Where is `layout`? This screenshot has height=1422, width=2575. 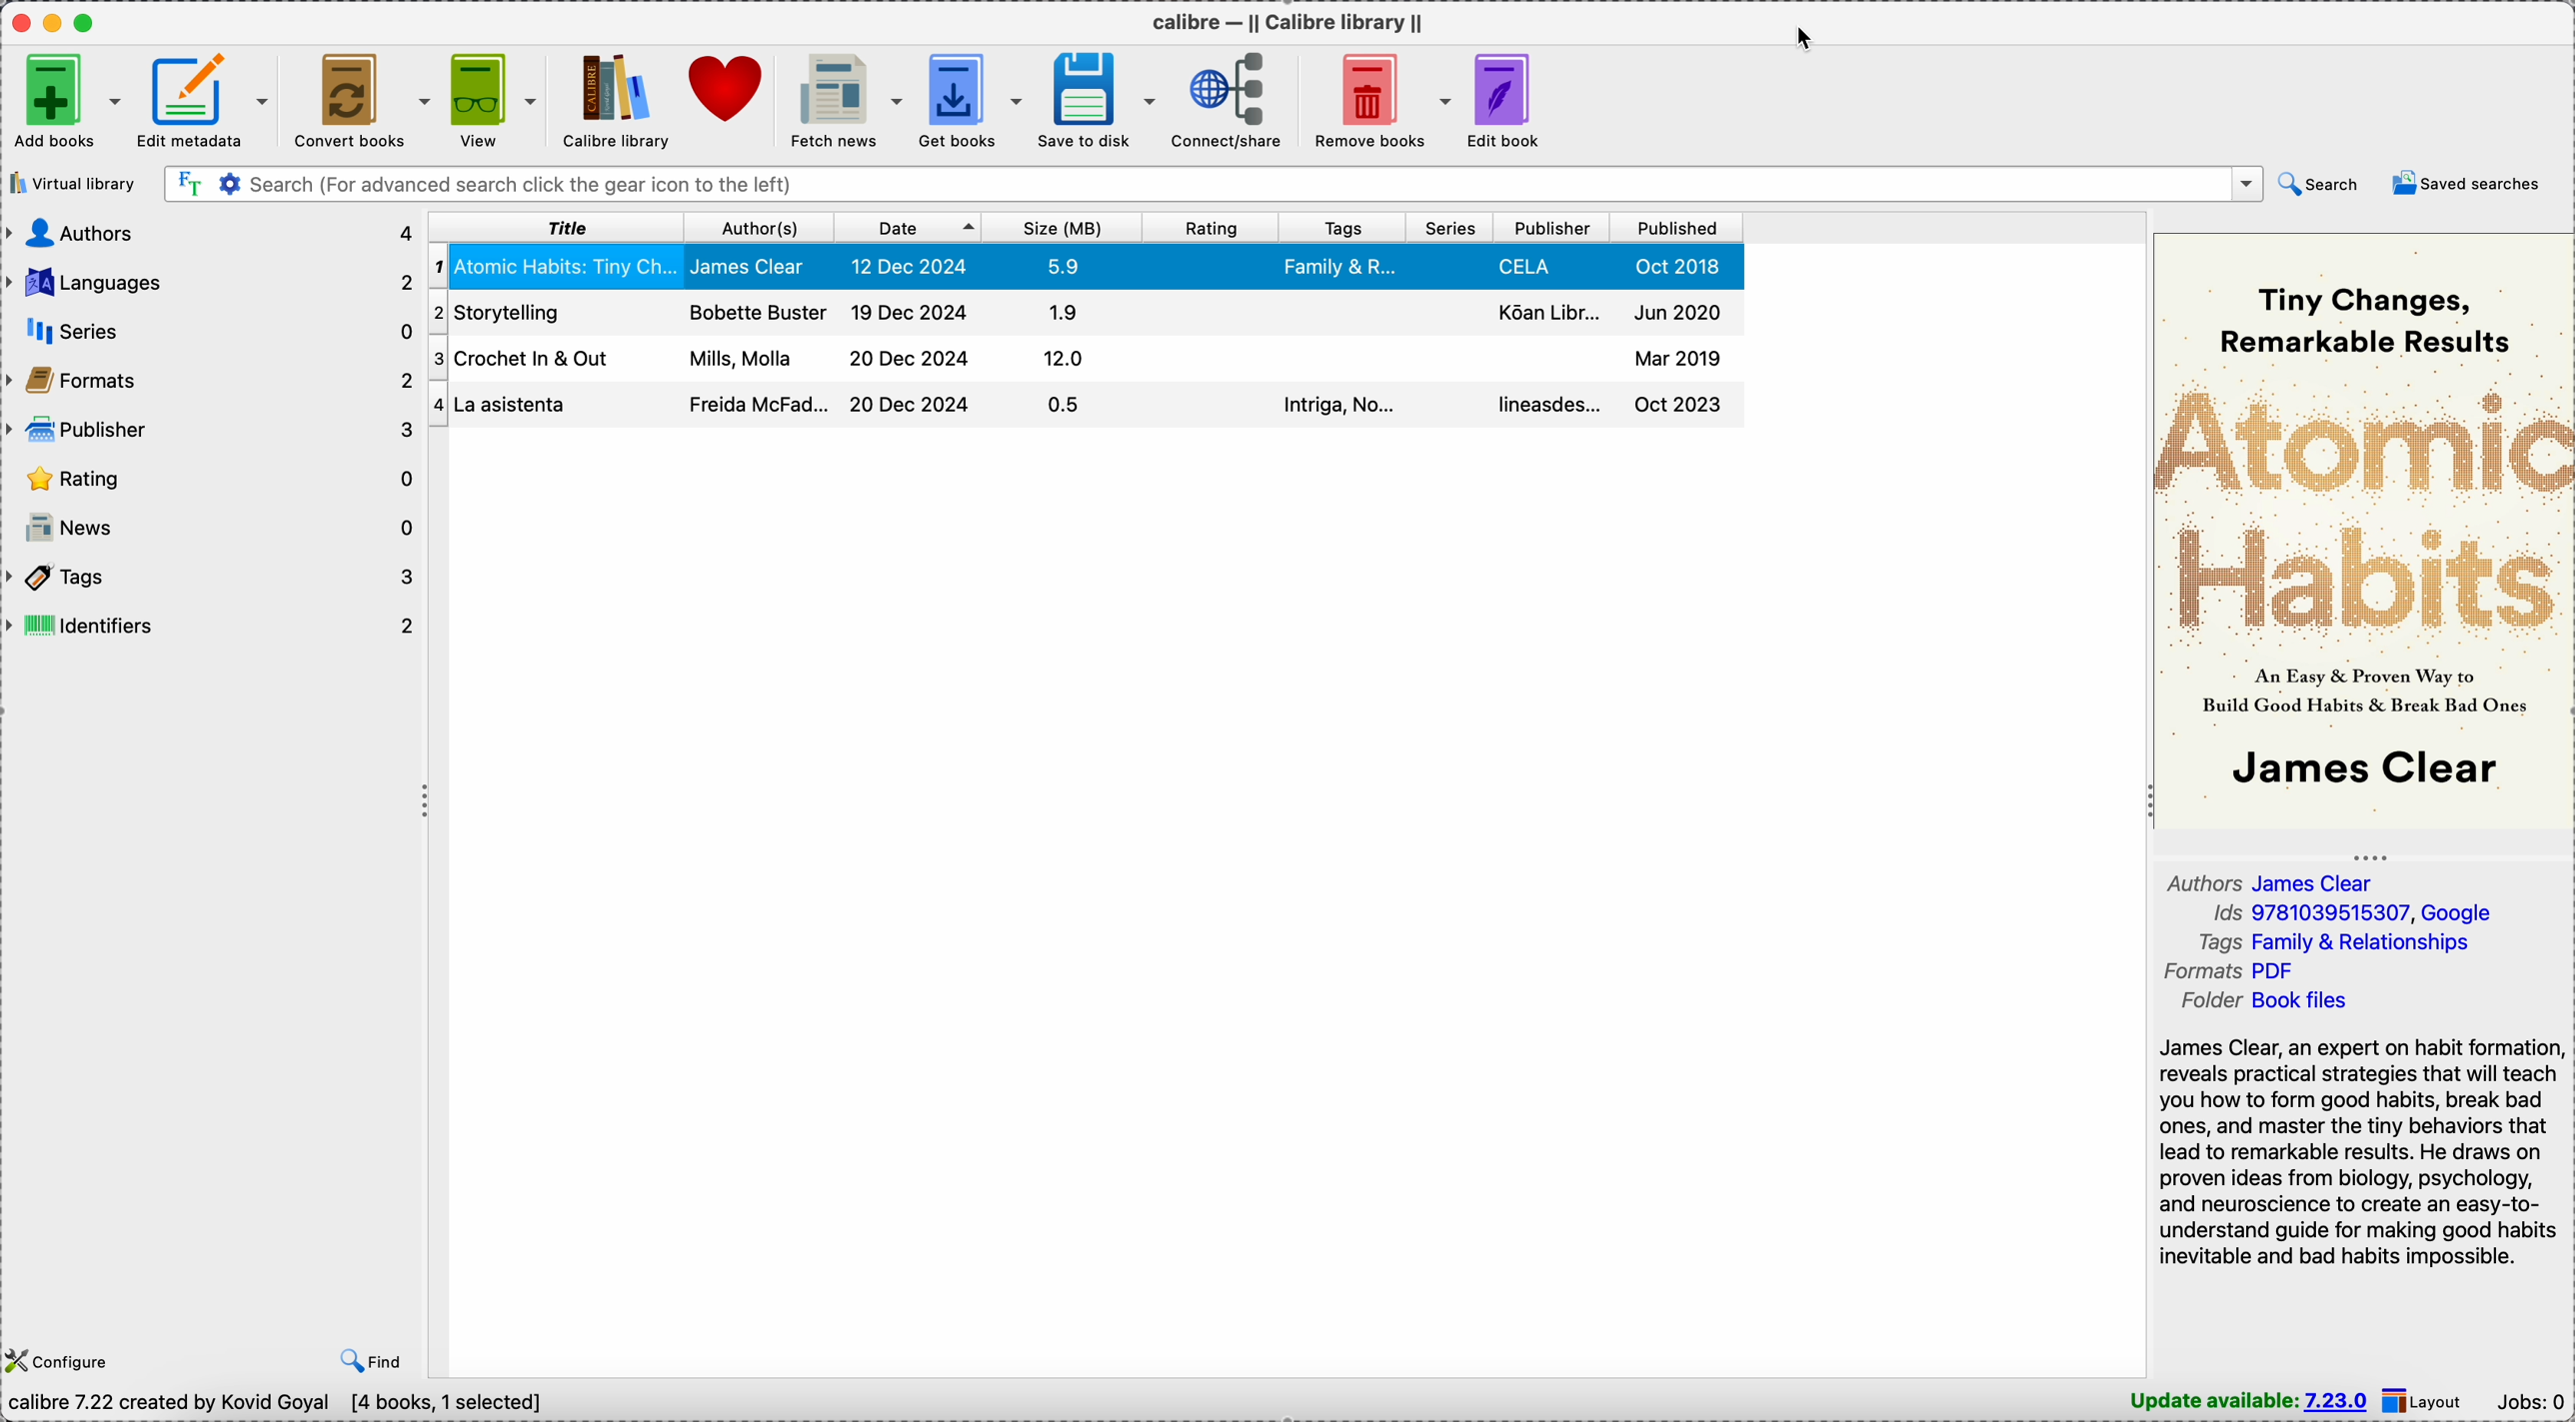
layout is located at coordinates (2427, 1402).